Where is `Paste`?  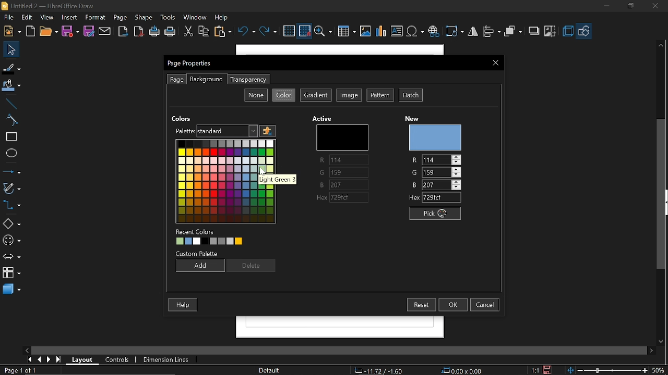 Paste is located at coordinates (222, 31).